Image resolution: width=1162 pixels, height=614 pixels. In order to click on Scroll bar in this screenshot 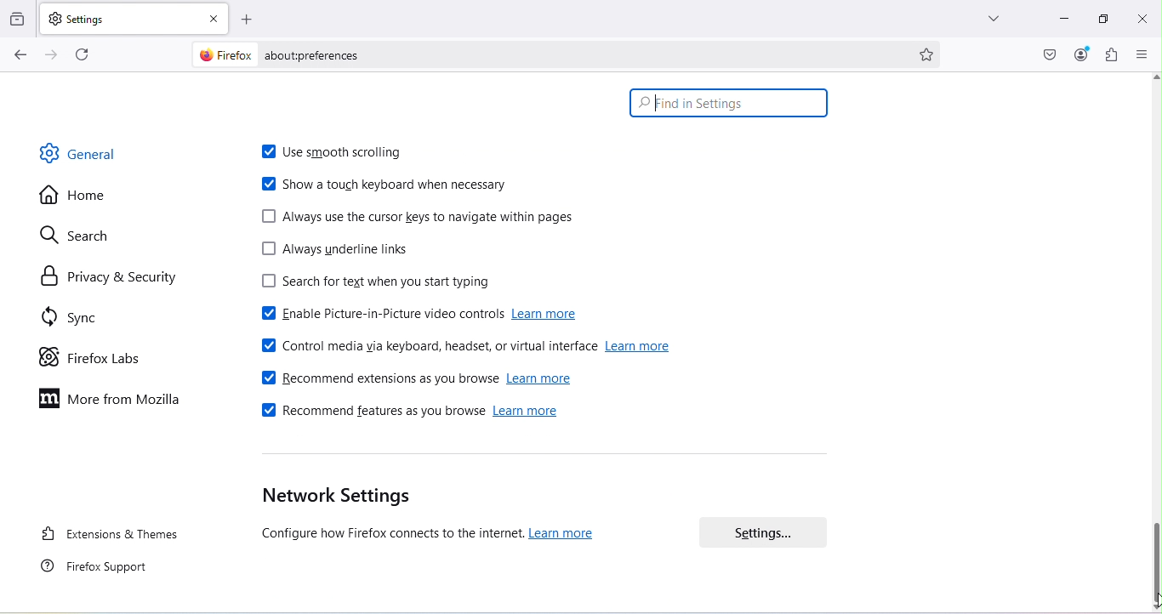, I will do `click(1155, 560)`.